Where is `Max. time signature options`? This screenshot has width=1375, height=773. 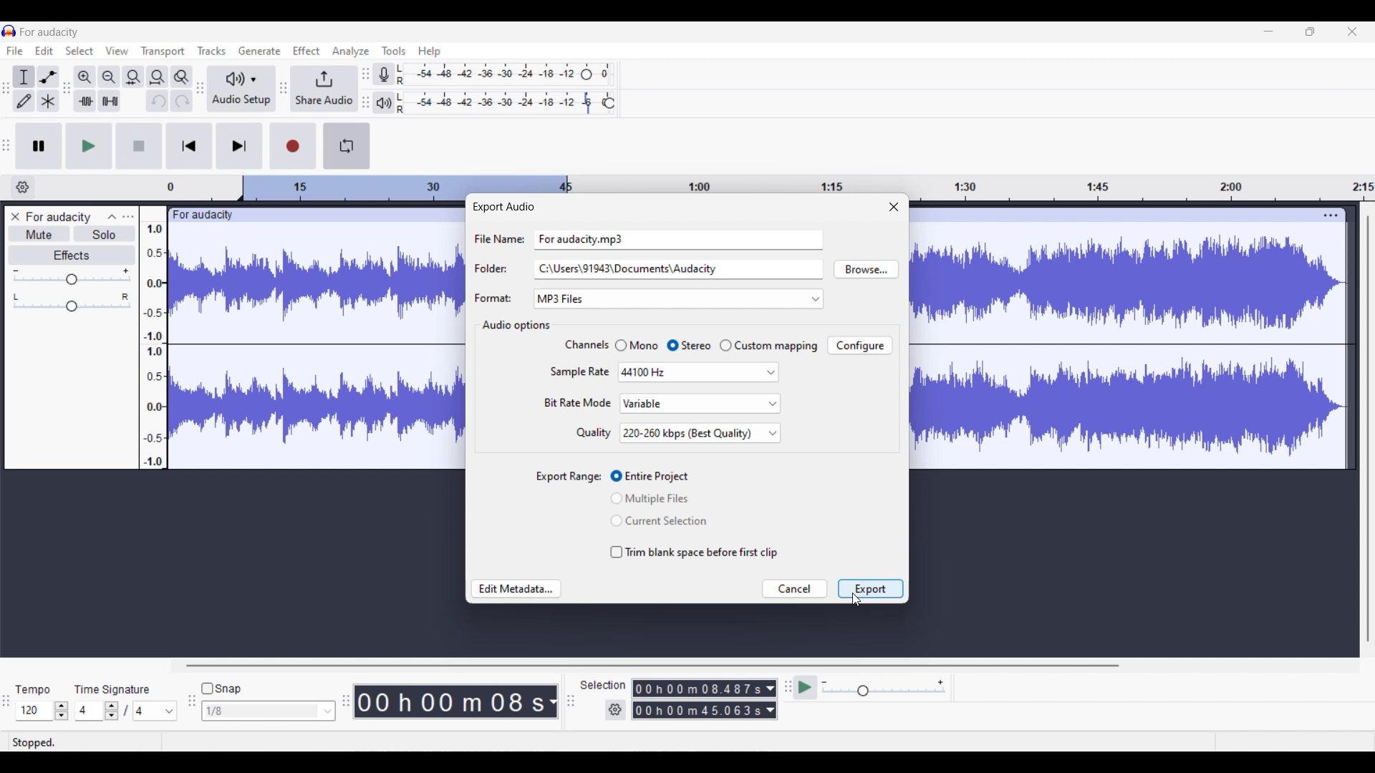 Max. time signature options is located at coordinates (156, 711).